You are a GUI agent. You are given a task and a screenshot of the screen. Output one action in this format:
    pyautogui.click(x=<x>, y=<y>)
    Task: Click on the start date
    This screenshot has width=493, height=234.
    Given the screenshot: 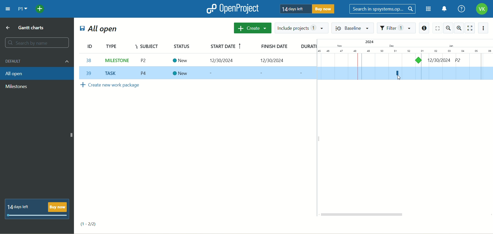 What is the action you would take?
    pyautogui.click(x=225, y=46)
    